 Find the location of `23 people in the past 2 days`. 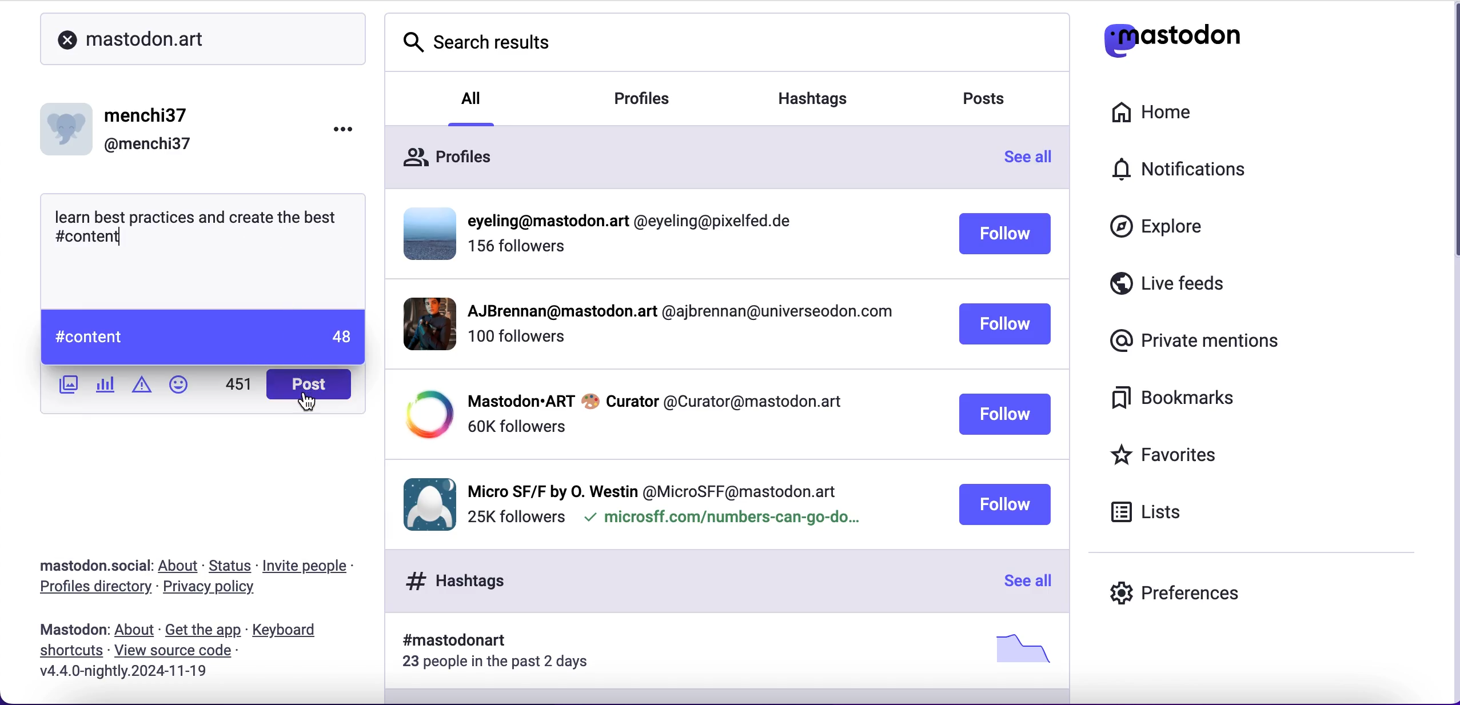

23 people in the past 2 days is located at coordinates (503, 664).